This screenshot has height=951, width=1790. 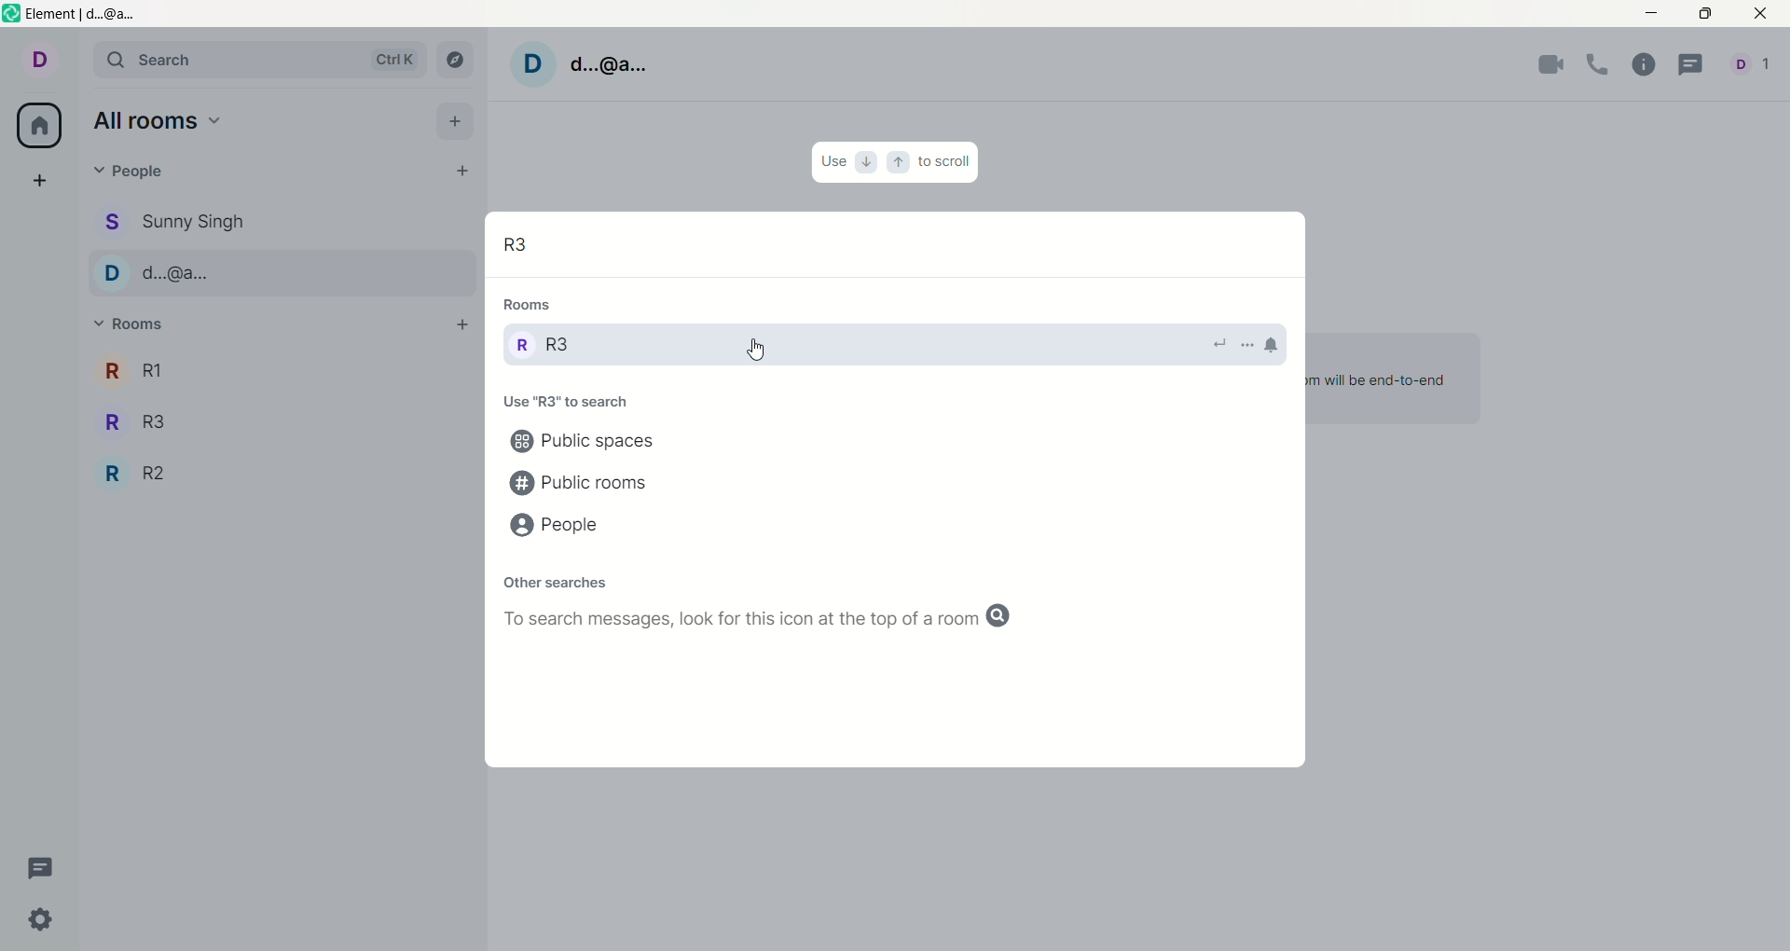 What do you see at coordinates (1643, 66) in the screenshot?
I see `room info` at bounding box center [1643, 66].